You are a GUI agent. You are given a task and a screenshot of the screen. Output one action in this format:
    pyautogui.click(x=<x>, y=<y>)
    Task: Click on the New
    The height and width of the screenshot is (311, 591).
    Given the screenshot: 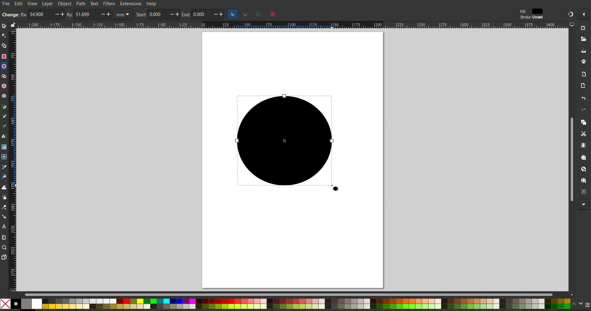 What is the action you would take?
    pyautogui.click(x=585, y=30)
    